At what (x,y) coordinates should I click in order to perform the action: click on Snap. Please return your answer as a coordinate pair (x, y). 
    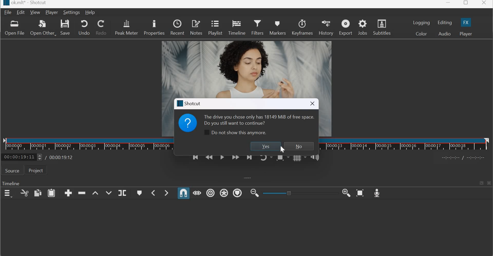
    Looking at the image, I should click on (184, 193).